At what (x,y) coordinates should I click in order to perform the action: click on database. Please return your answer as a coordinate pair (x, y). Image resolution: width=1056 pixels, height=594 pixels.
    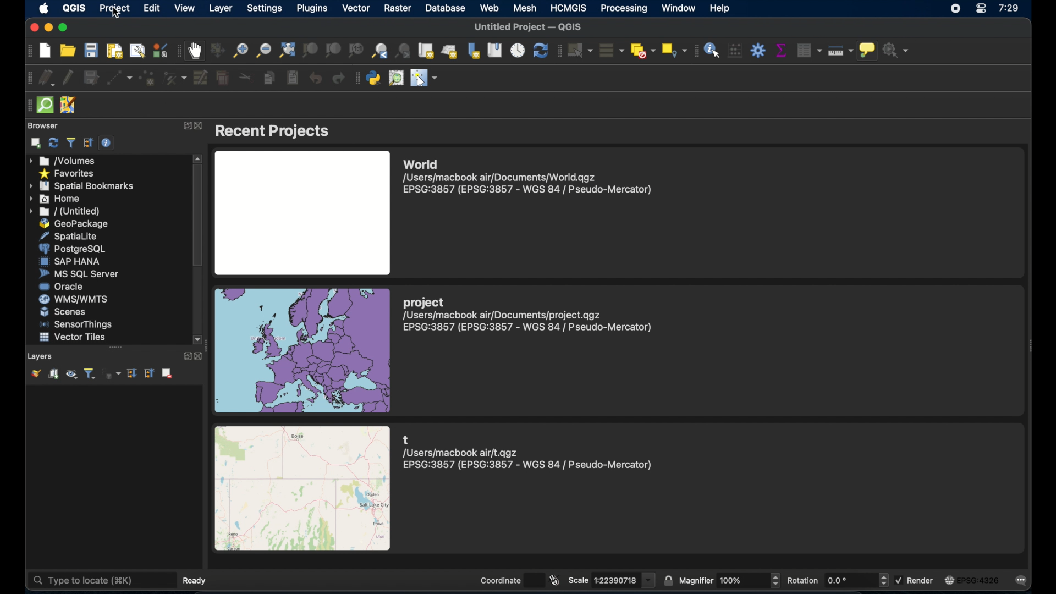
    Looking at the image, I should click on (447, 9).